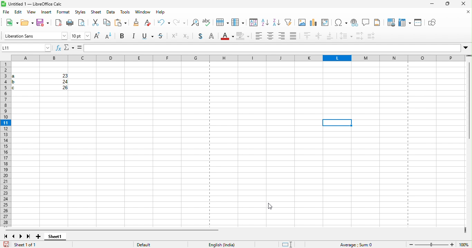 The height and width of the screenshot is (248, 472). What do you see at coordinates (277, 47) in the screenshot?
I see `formula bar` at bounding box center [277, 47].